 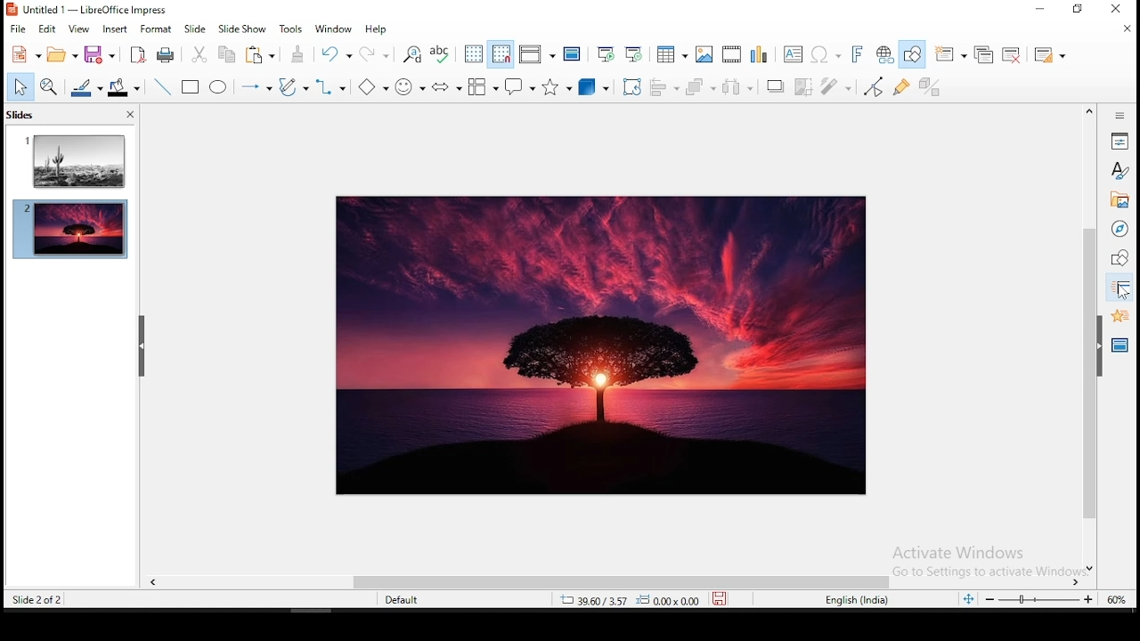 What do you see at coordinates (70, 231) in the screenshot?
I see `slide2 ` at bounding box center [70, 231].